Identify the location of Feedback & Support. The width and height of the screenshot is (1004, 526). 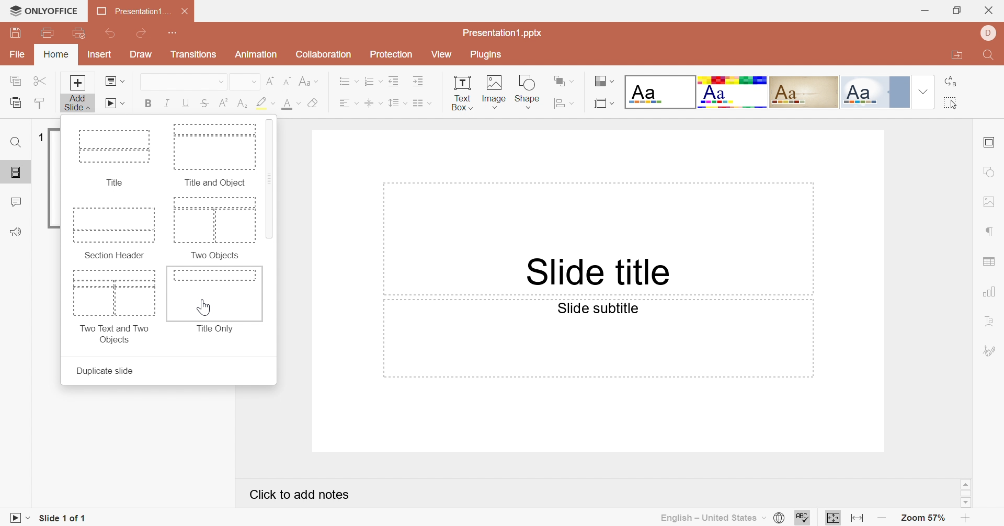
(17, 230).